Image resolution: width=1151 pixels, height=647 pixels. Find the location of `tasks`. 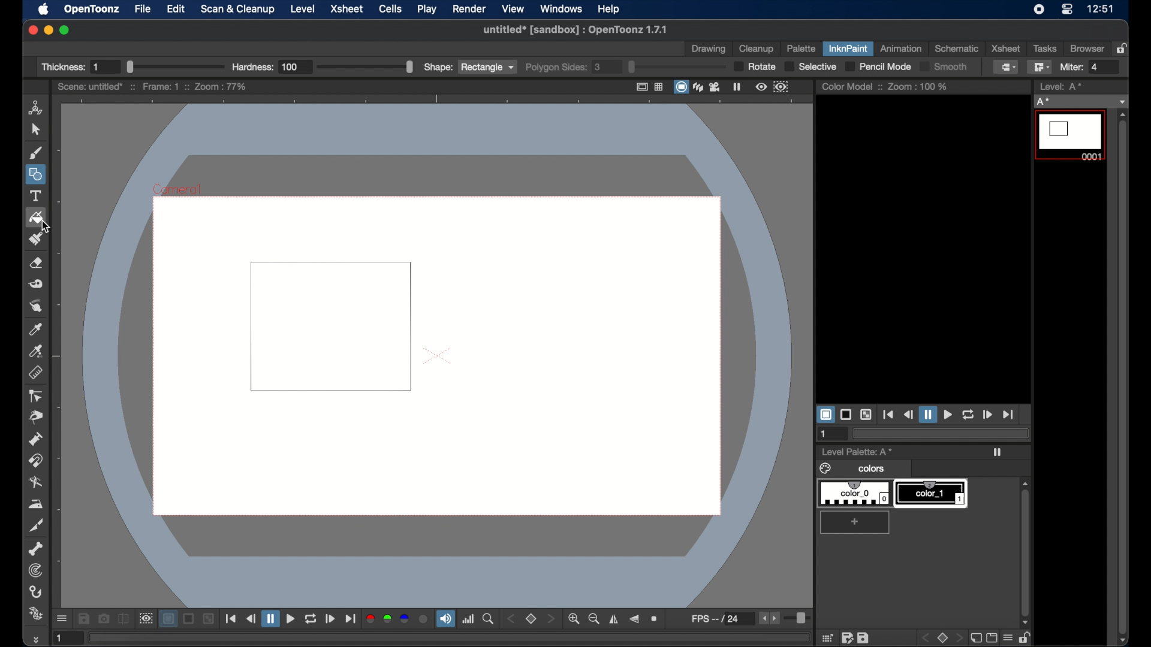

tasks is located at coordinates (1044, 49).